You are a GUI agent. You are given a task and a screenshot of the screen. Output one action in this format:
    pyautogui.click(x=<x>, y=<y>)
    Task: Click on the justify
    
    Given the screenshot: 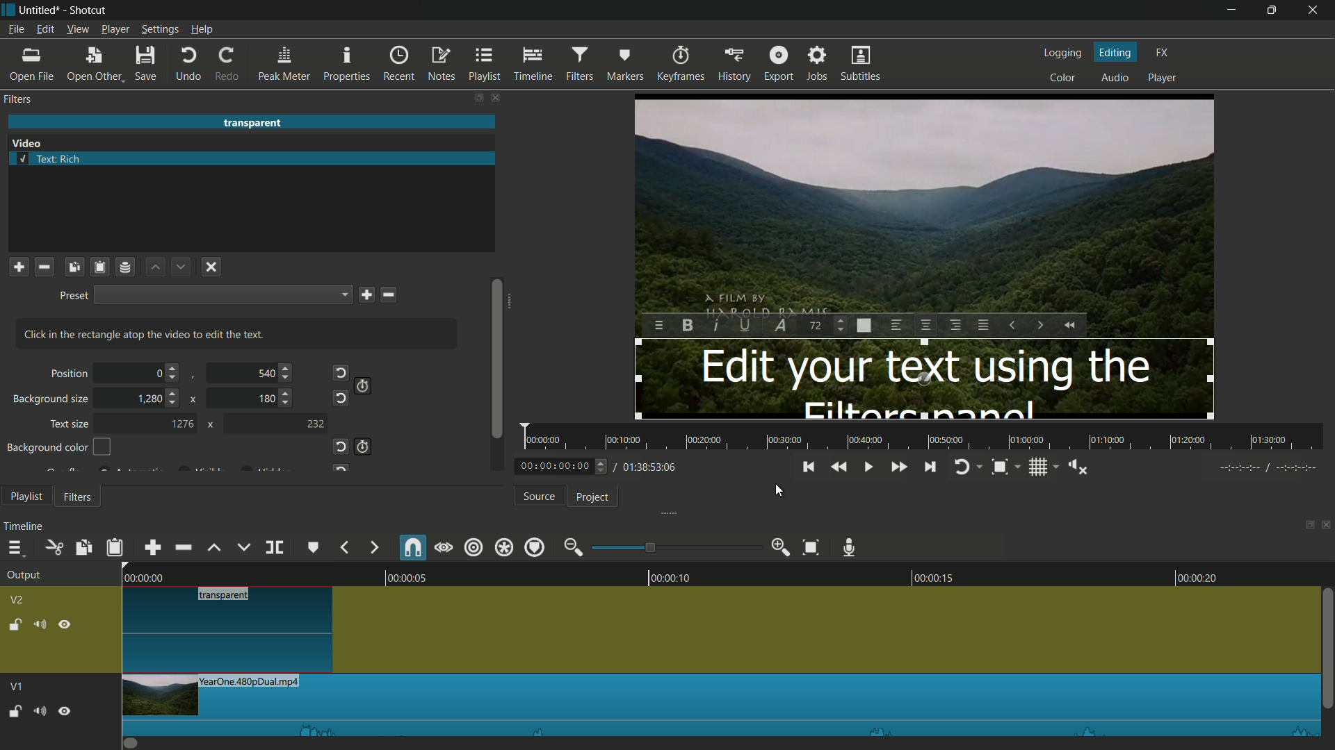 What is the action you would take?
    pyautogui.click(x=984, y=325)
    